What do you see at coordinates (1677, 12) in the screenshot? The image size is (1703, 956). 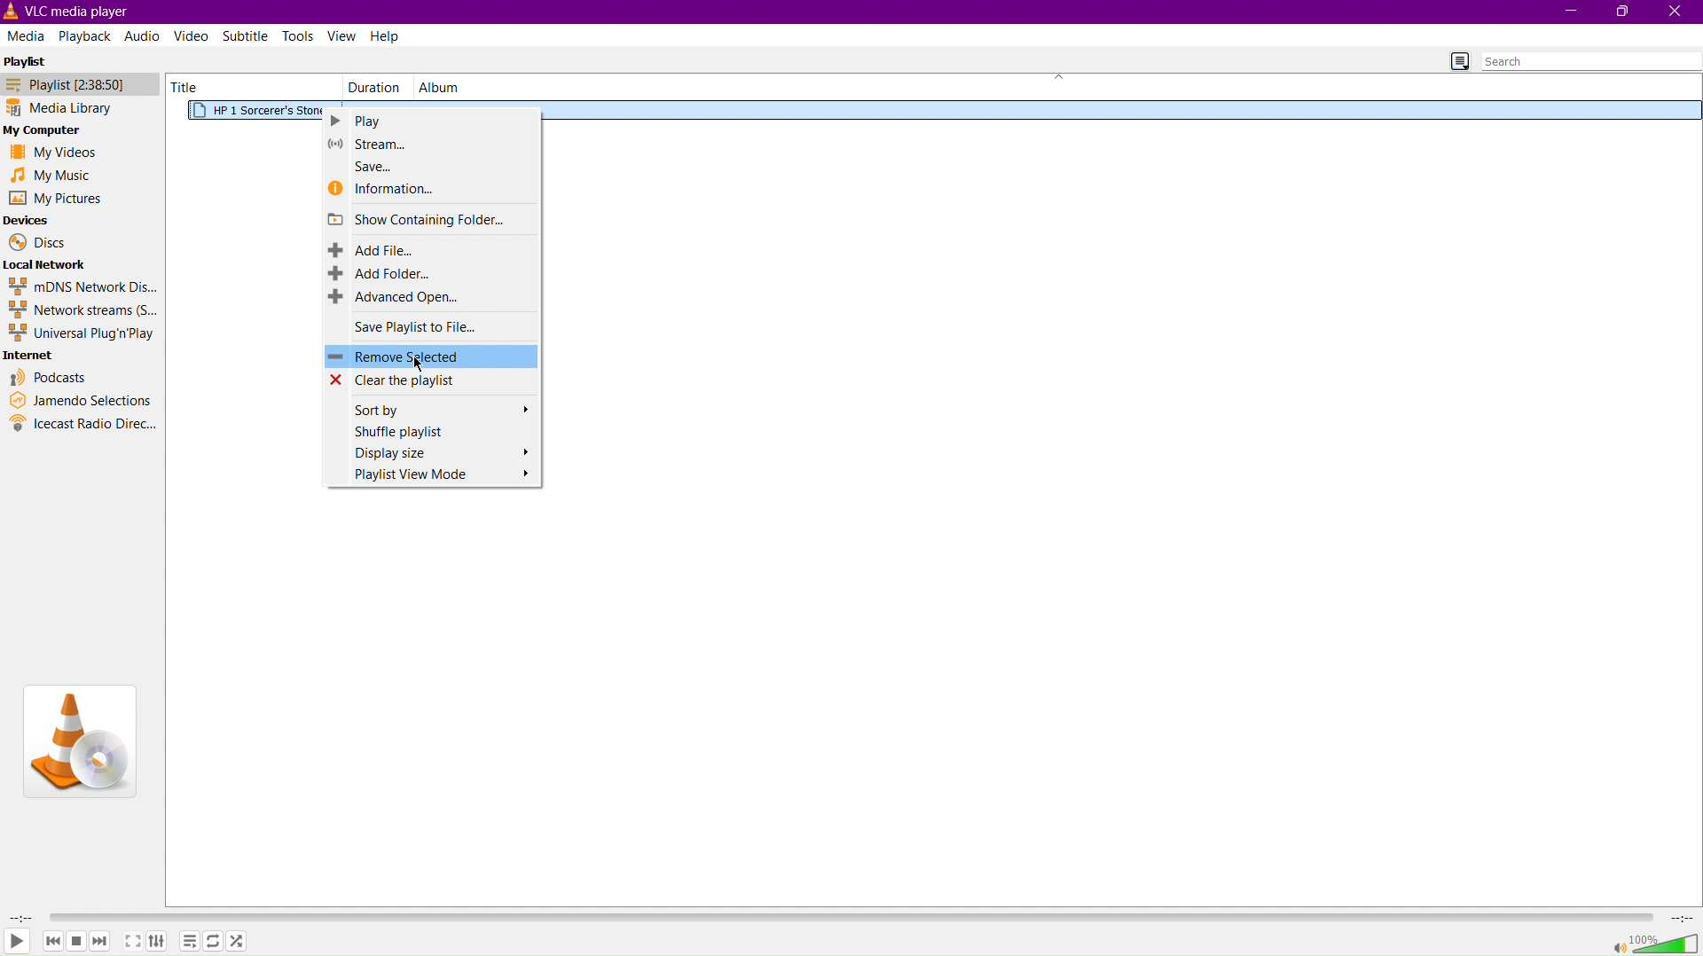 I see `Close` at bounding box center [1677, 12].